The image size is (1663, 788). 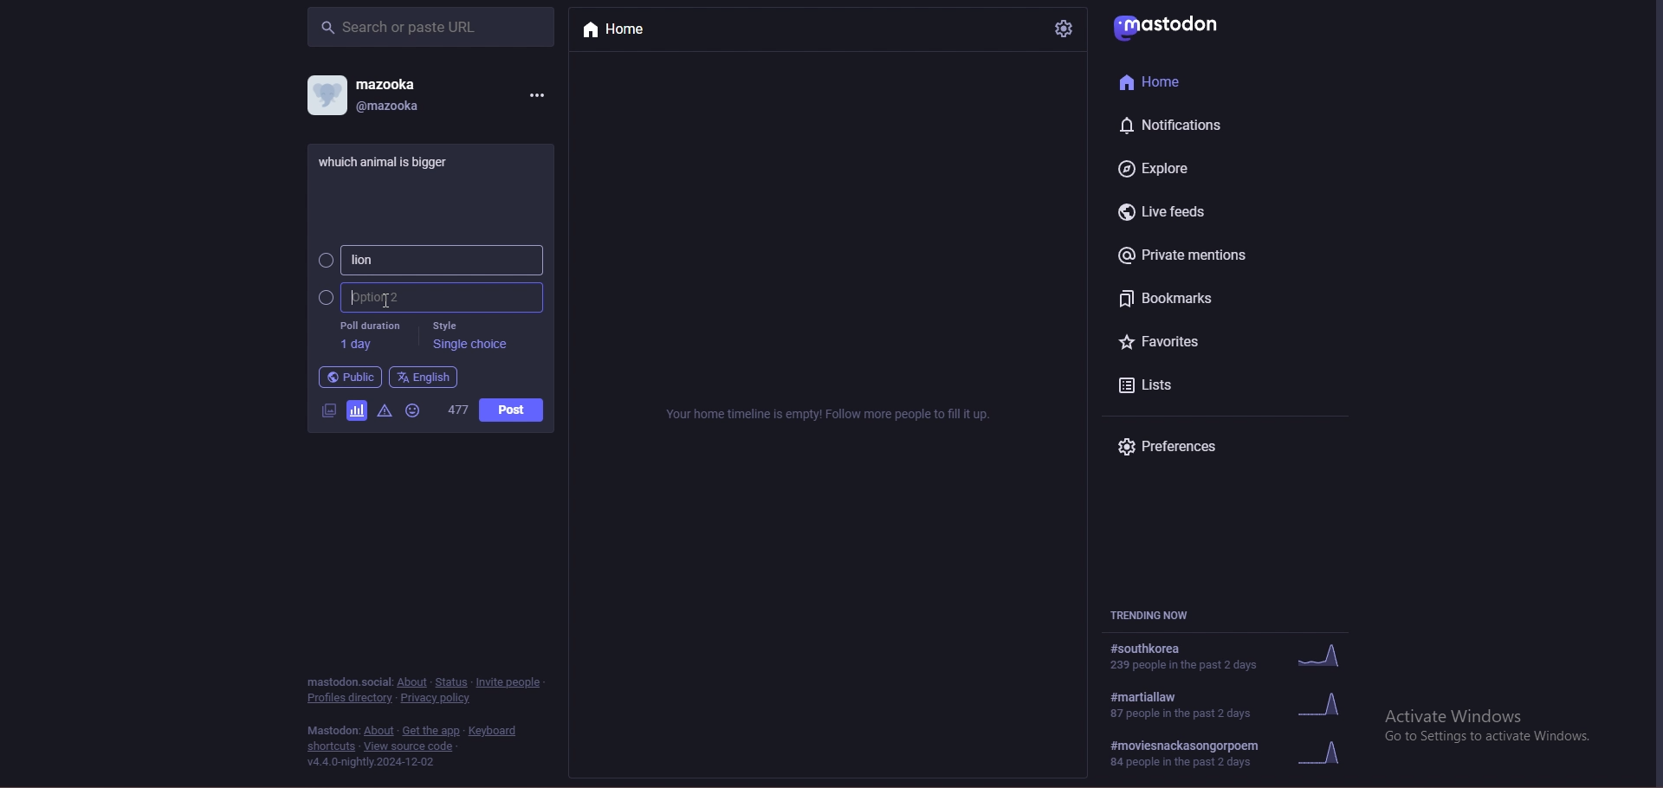 What do you see at coordinates (379, 731) in the screenshot?
I see `about` at bounding box center [379, 731].